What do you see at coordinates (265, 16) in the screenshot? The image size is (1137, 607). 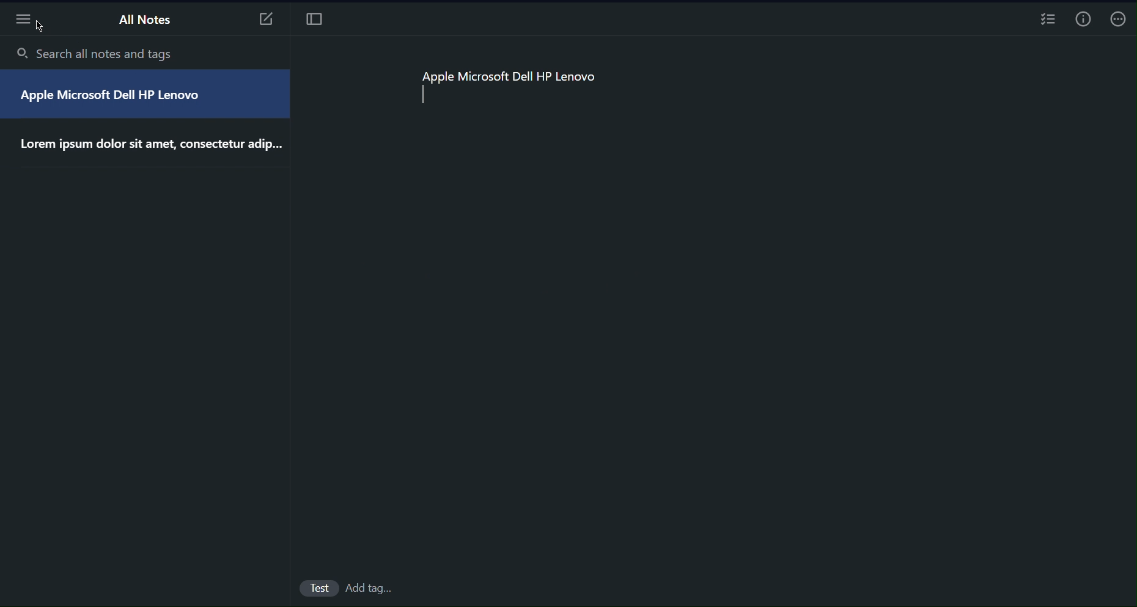 I see `New Notes` at bounding box center [265, 16].